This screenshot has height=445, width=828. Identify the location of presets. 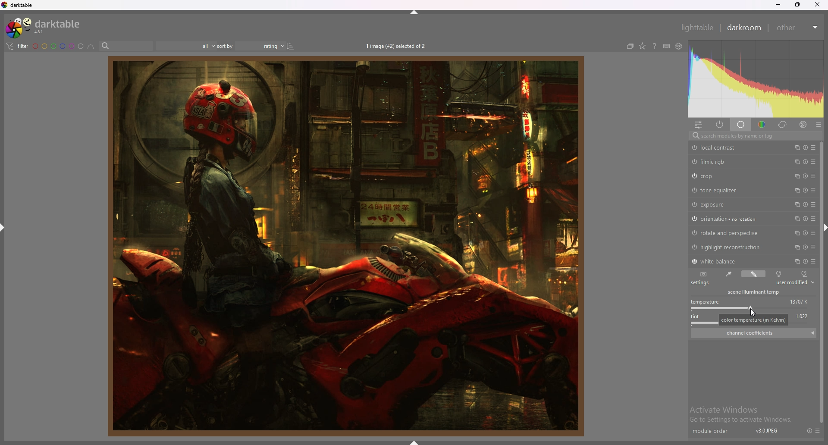
(819, 125).